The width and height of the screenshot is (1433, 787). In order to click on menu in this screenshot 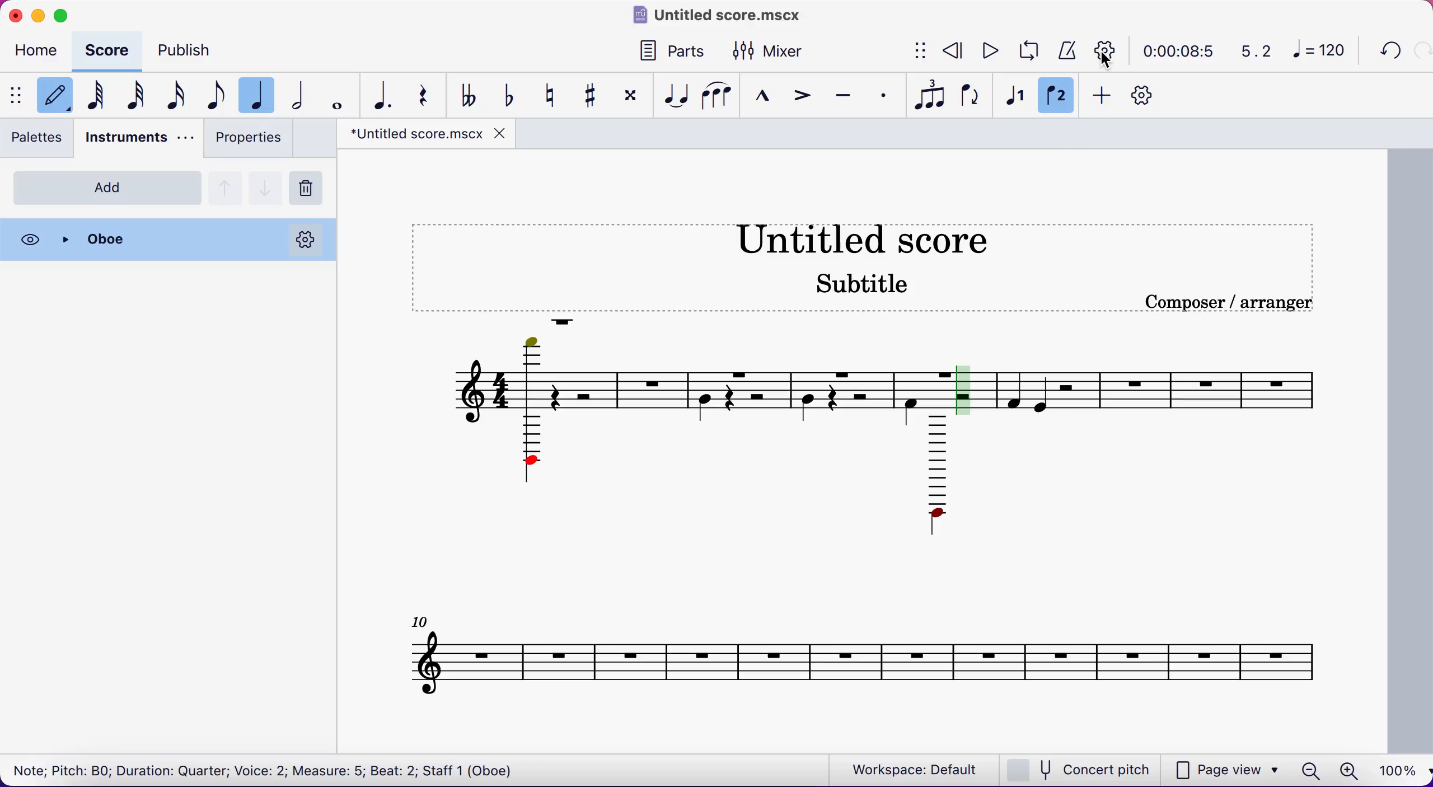, I will do `click(15, 95)`.